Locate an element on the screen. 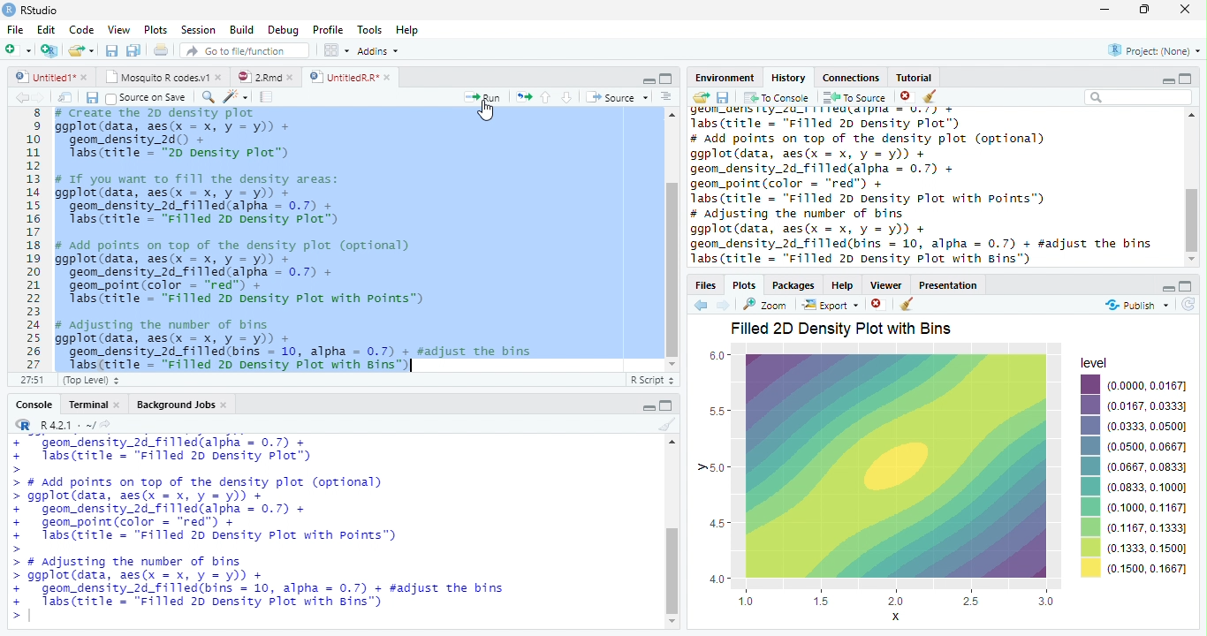 This screenshot has width=1207, height=636. Tutorial is located at coordinates (915, 77).